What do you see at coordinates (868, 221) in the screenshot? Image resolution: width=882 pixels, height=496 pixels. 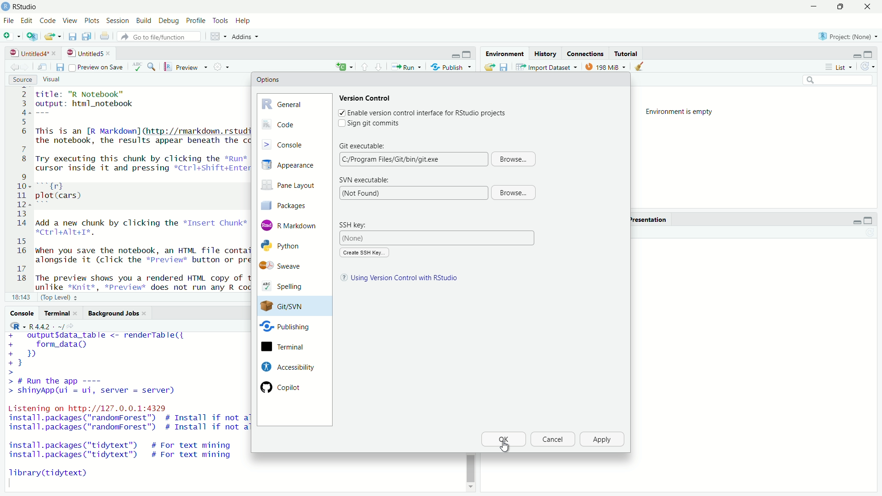 I see `maximize` at bounding box center [868, 221].